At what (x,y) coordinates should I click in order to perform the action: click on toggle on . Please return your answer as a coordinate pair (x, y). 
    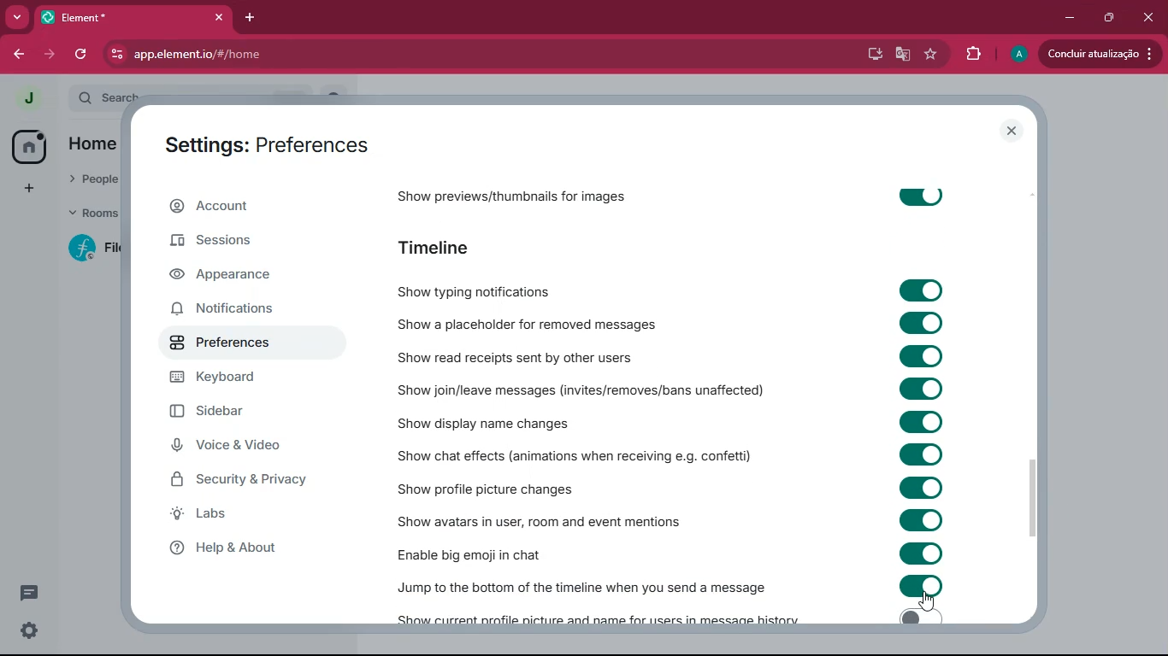
    Looking at the image, I should click on (917, 321).